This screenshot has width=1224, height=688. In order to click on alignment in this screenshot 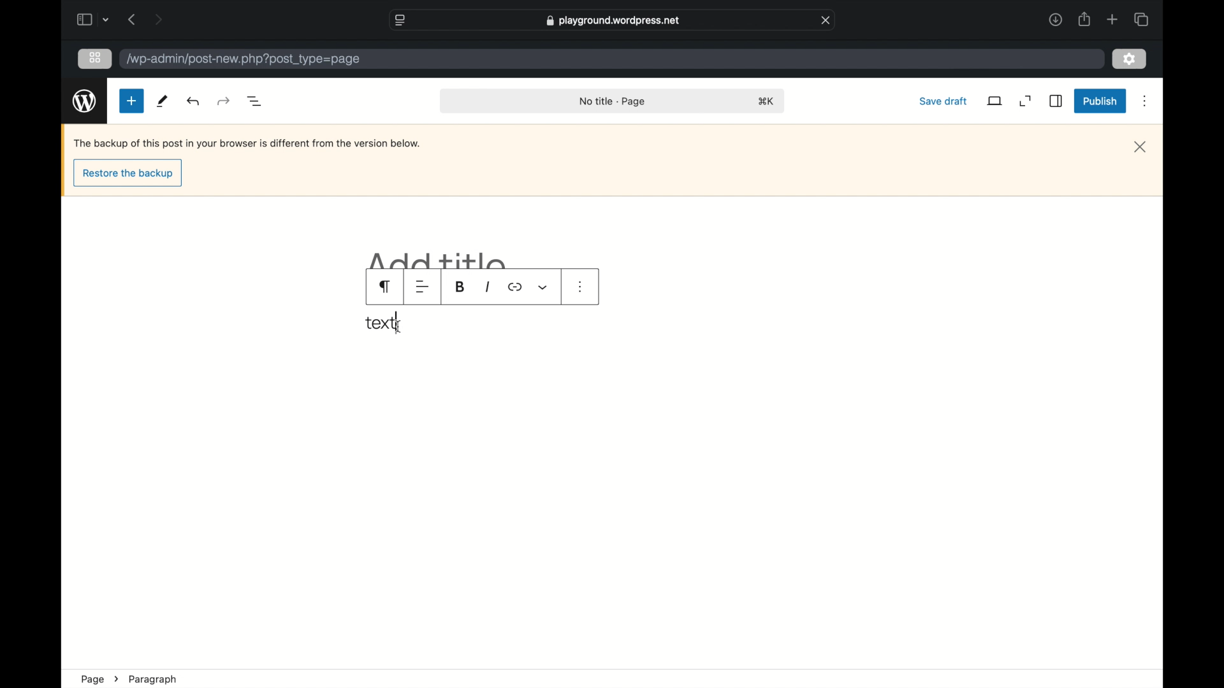, I will do `click(422, 287)`.